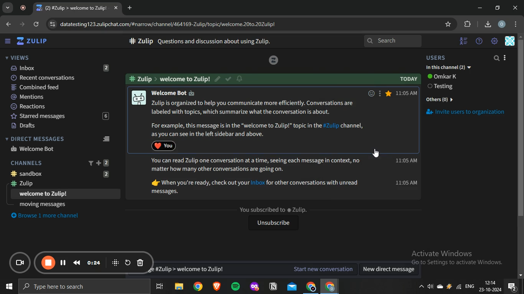 This screenshot has height=294, width=524. I want to click on time, so click(406, 140).